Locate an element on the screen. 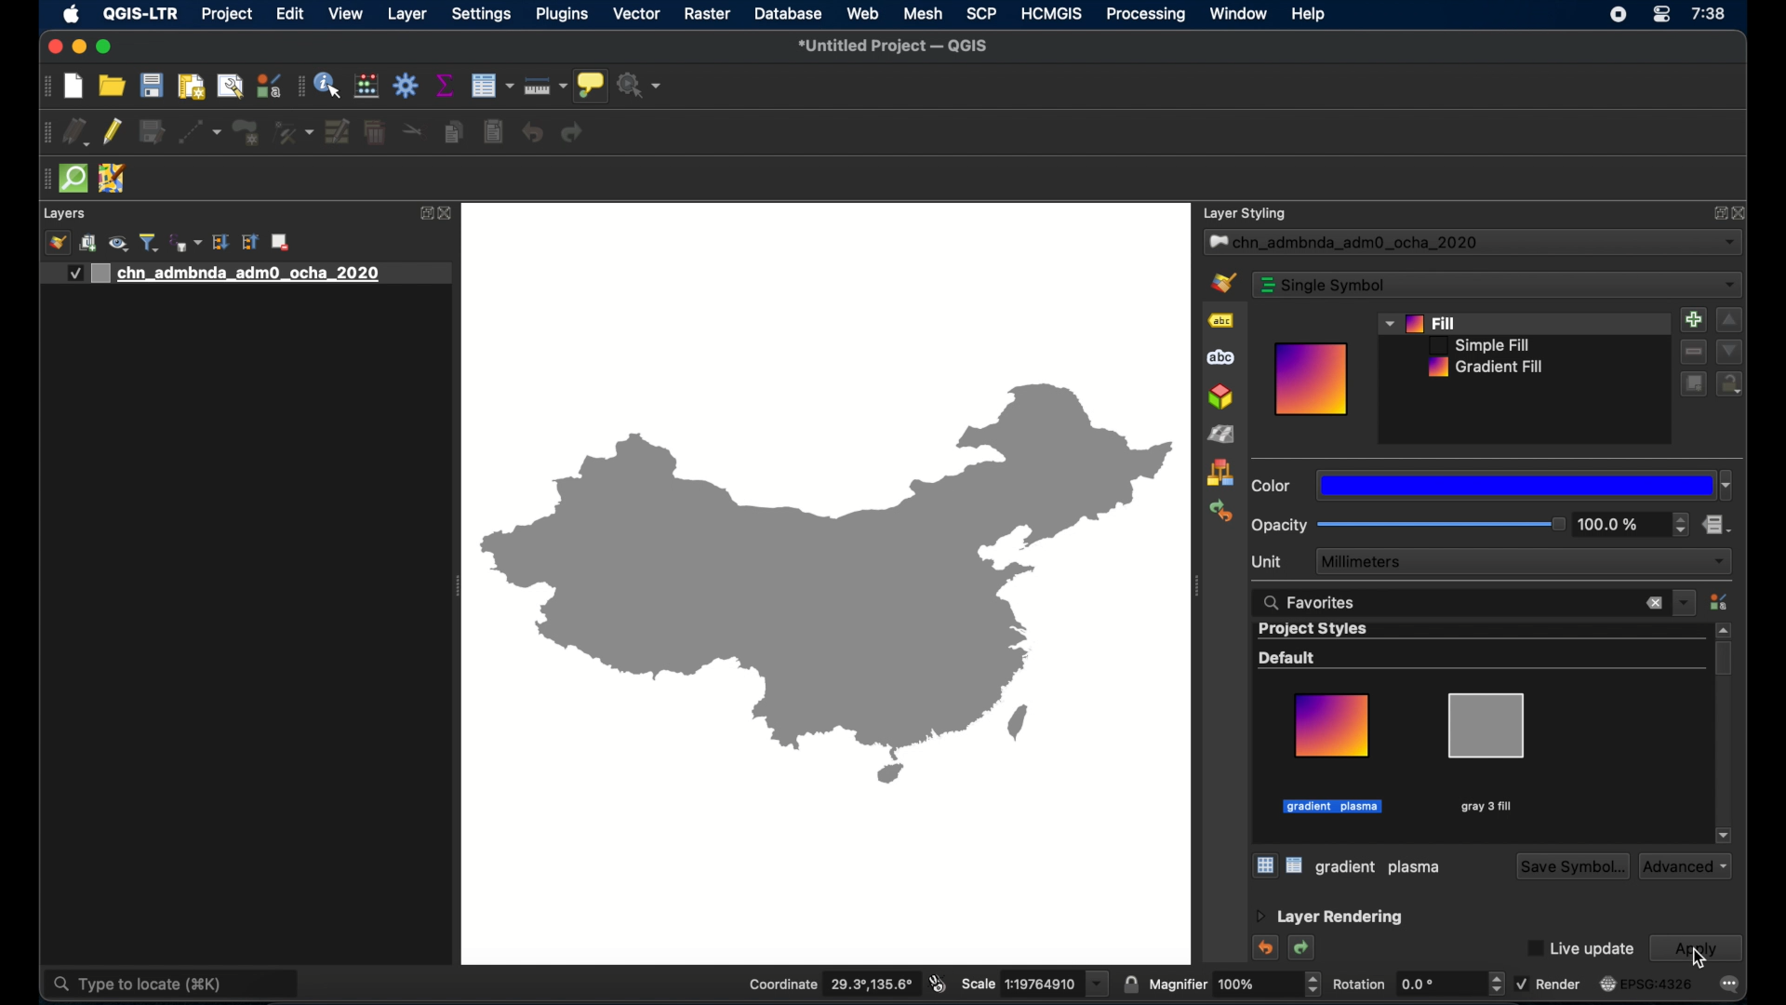 This screenshot has width=1786, height=1005. minimize is located at coordinates (80, 47).